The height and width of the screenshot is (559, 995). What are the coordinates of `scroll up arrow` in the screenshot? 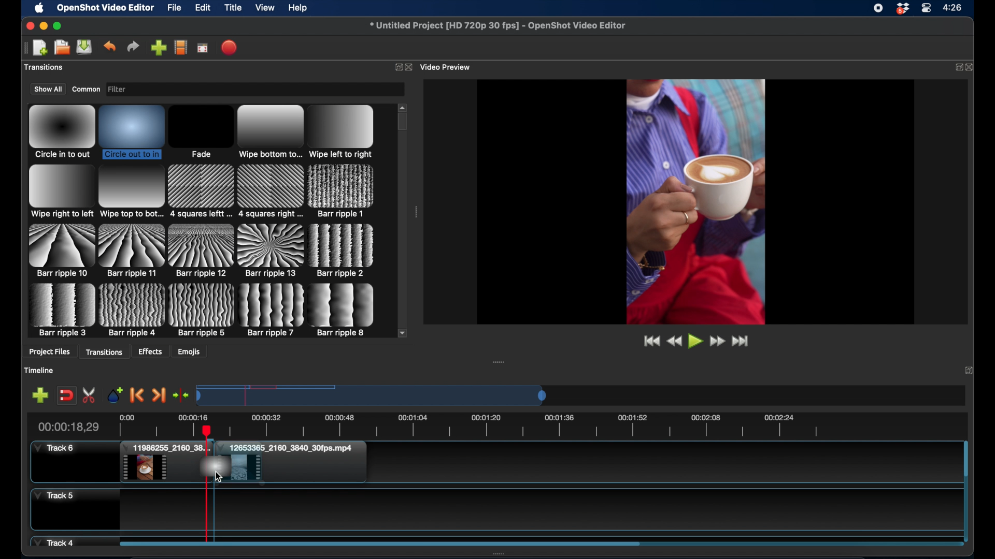 It's located at (403, 106).